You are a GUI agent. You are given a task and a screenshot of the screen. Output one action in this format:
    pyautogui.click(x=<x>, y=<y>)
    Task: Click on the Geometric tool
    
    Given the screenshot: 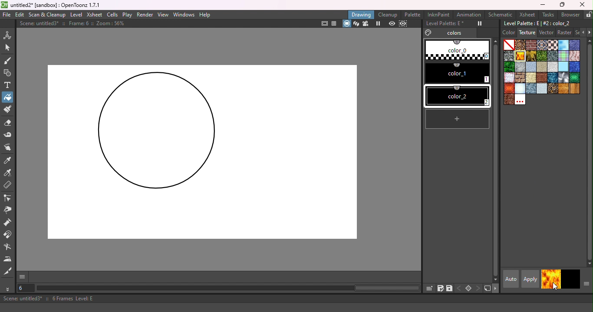 What is the action you would take?
    pyautogui.click(x=8, y=73)
    